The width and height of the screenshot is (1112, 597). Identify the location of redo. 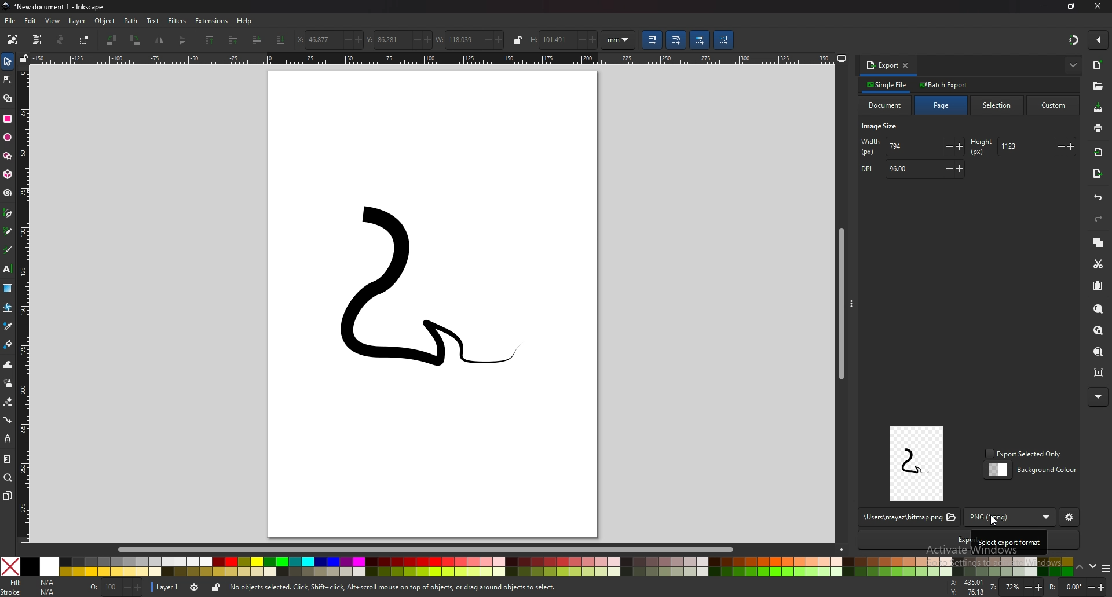
(1099, 219).